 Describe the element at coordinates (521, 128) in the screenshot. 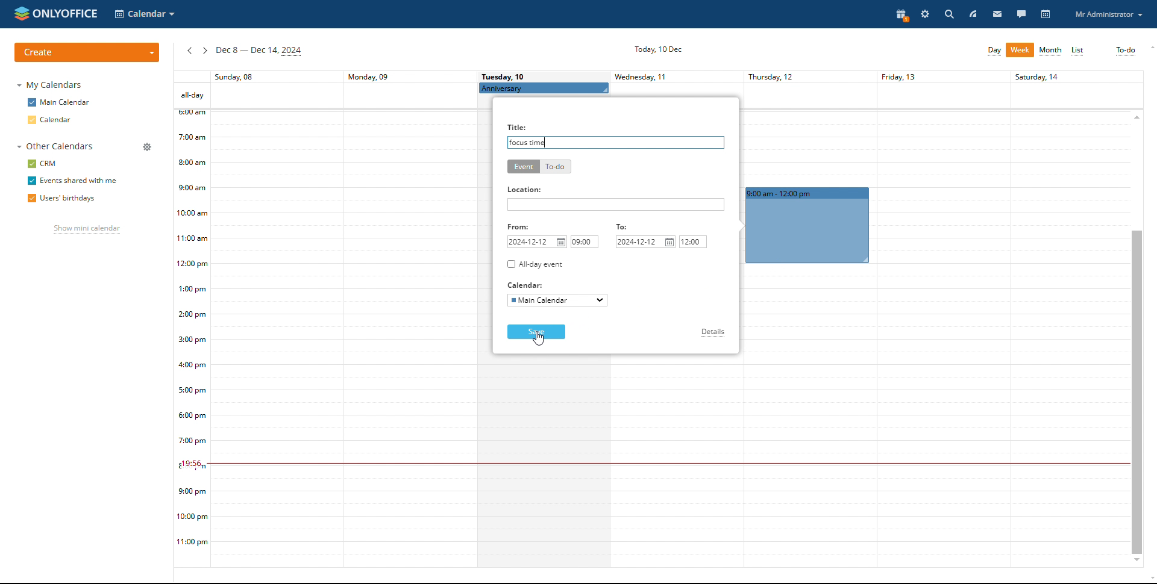

I see `Title:` at that location.